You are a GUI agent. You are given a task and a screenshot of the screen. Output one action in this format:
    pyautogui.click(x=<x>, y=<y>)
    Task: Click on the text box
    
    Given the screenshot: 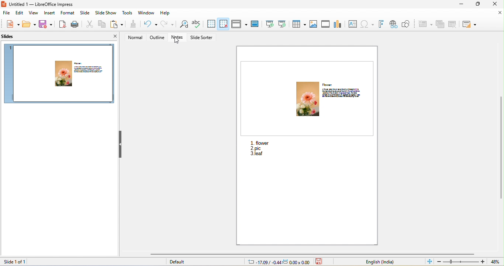 What is the action you would take?
    pyautogui.click(x=352, y=24)
    